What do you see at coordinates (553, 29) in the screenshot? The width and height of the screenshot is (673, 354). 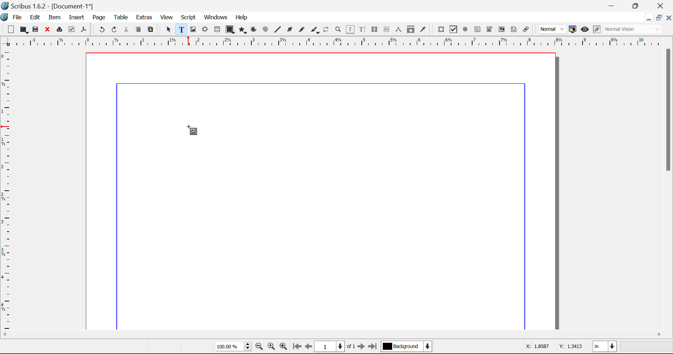 I see `Preview Mode` at bounding box center [553, 29].